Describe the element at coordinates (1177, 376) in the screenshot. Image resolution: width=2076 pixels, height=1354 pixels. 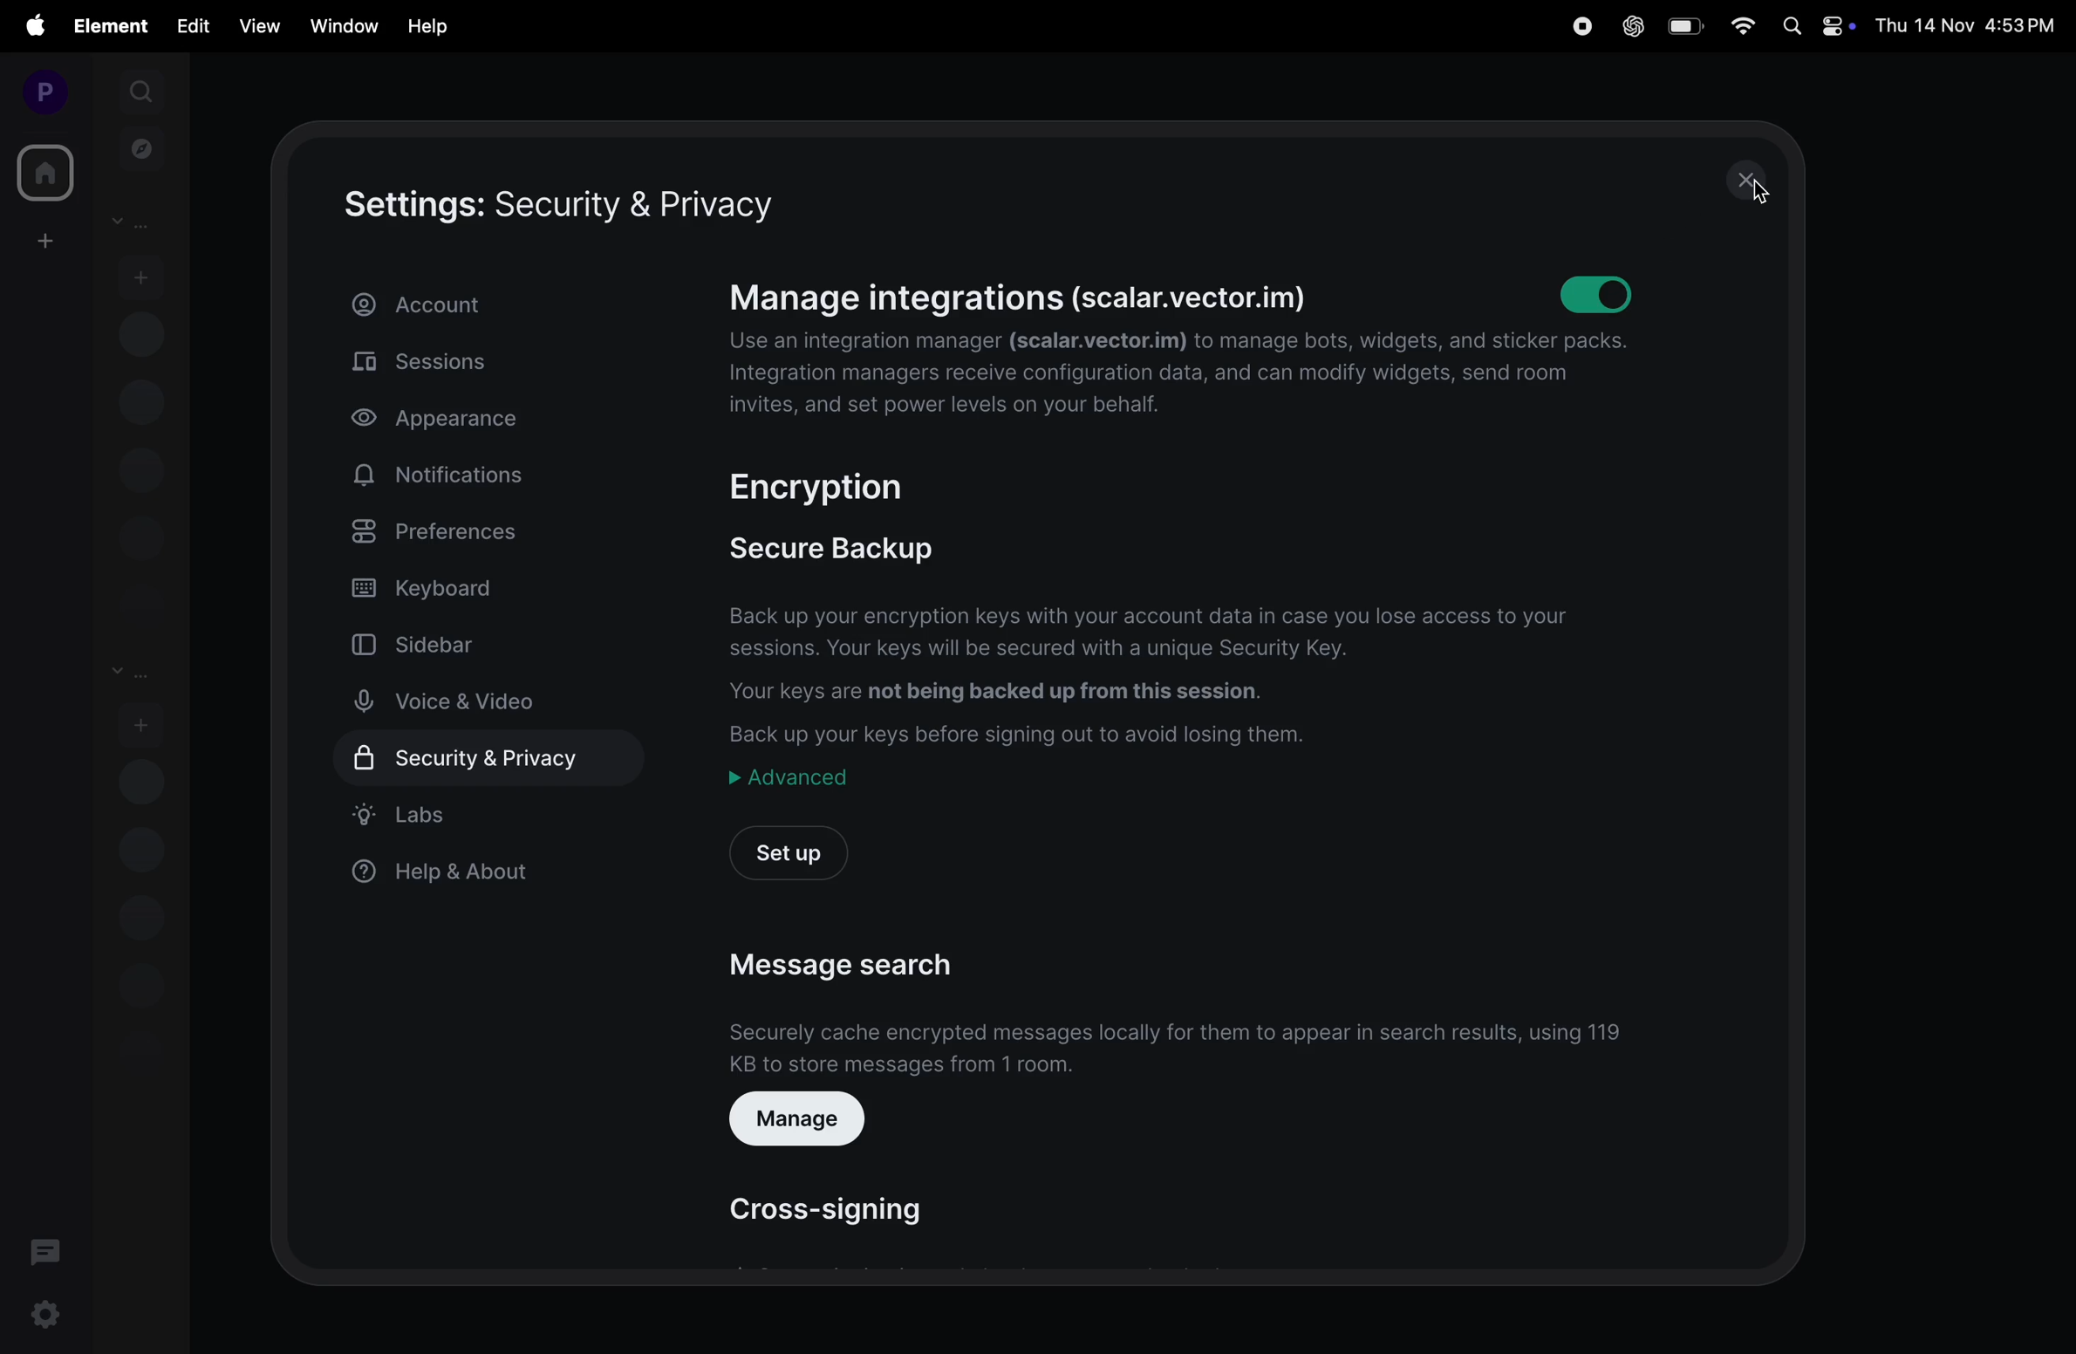
I see `Use an integration manager (scalar.vector.im) to manage bots, widgets, and sticker packs.
Integration managers receive configuration data, and can modify widgets, send room
invites, and set power levels on your behalf.` at that location.